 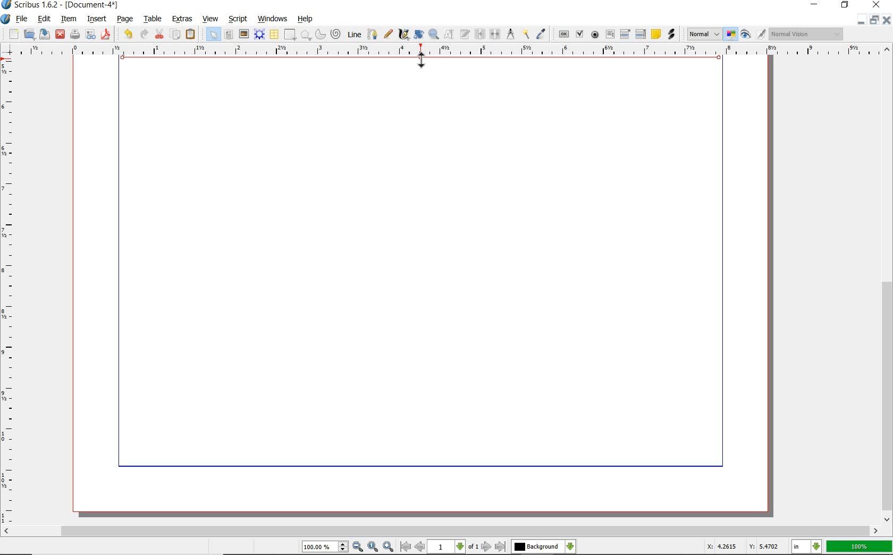 What do you see at coordinates (336, 34) in the screenshot?
I see `spiral` at bounding box center [336, 34].